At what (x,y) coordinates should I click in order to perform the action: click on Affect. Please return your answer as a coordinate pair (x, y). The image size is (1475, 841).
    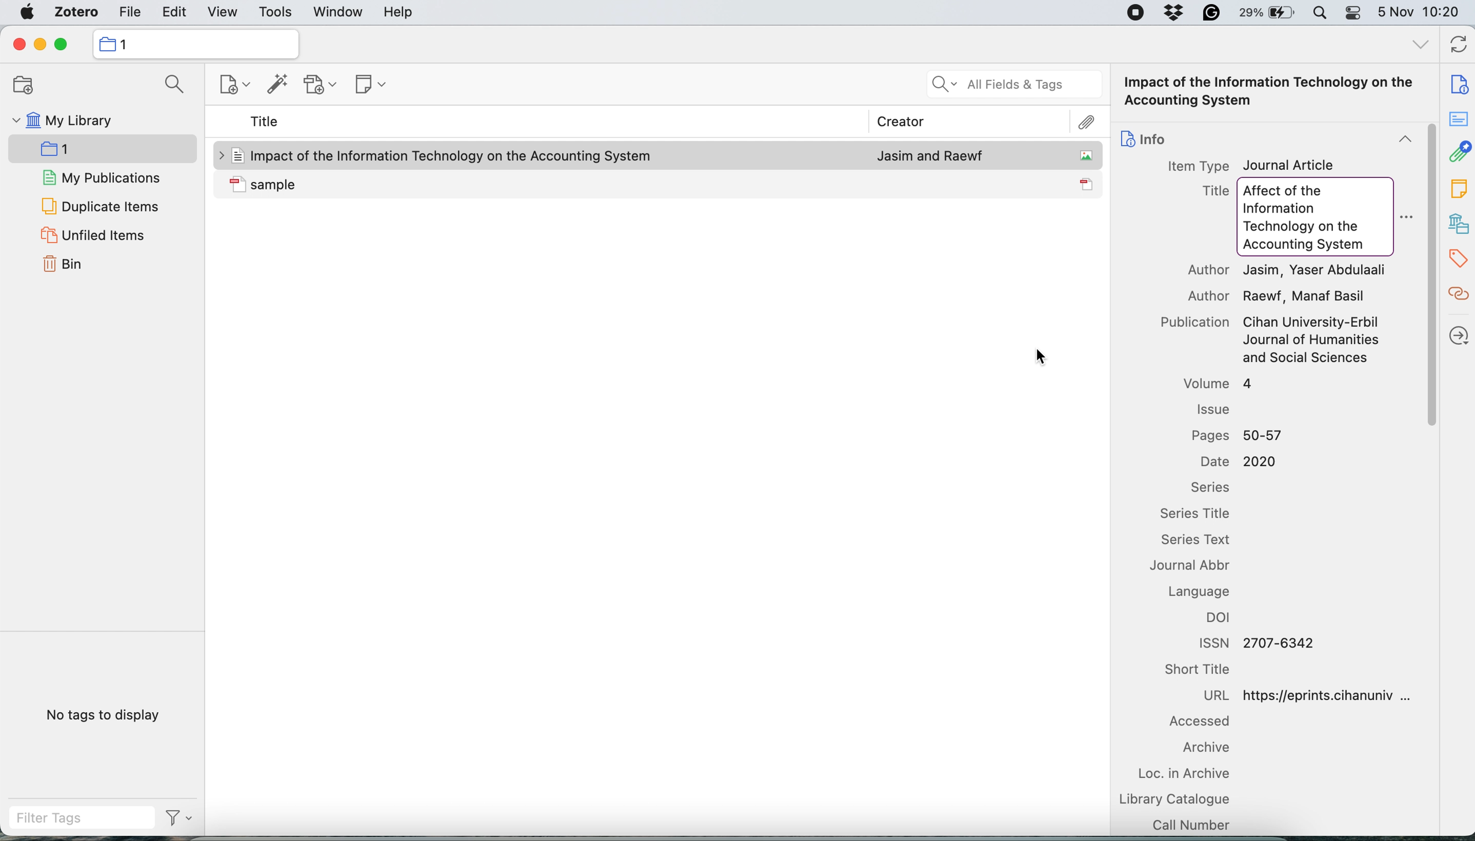
    Looking at the image, I should click on (1261, 192).